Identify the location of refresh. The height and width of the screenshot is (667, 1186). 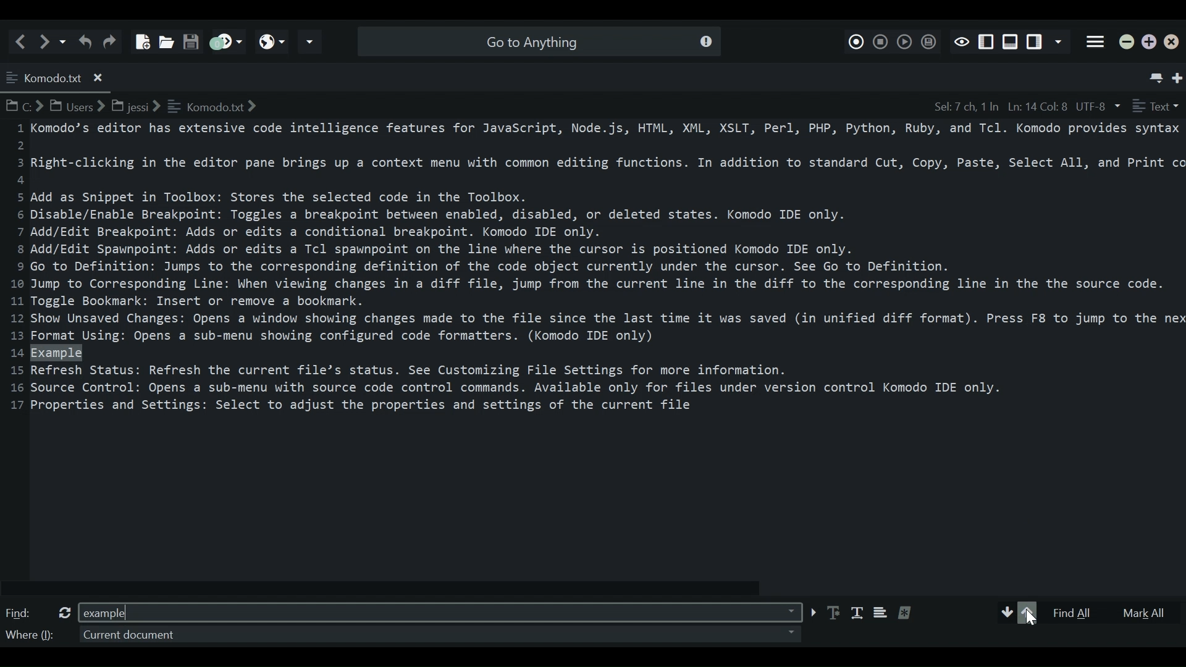
(62, 612).